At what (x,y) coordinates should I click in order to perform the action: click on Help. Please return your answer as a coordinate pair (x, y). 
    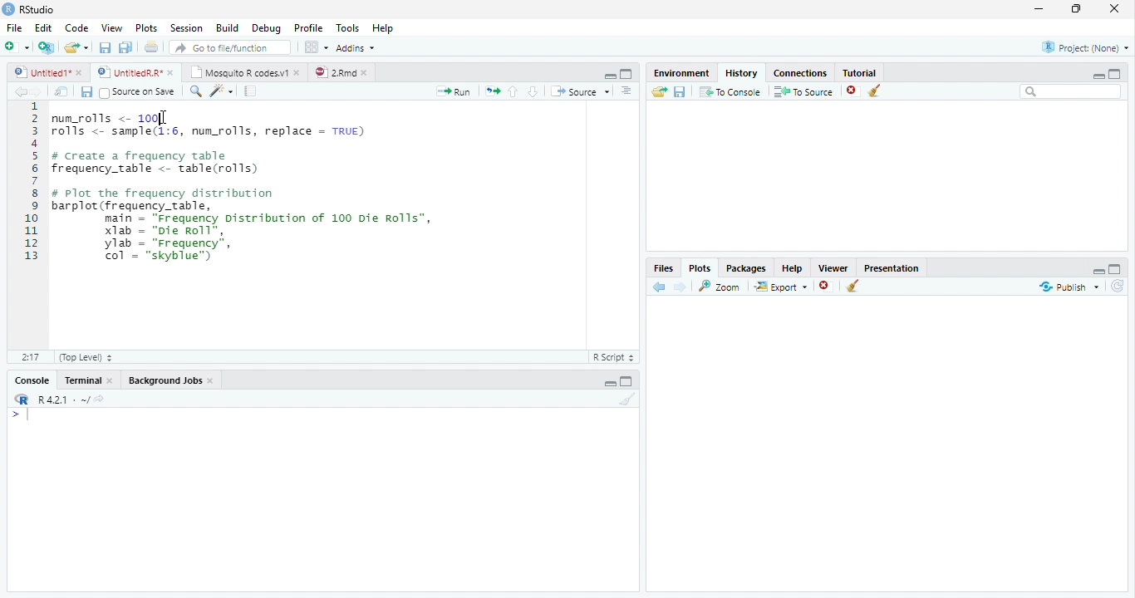
    Looking at the image, I should click on (793, 267).